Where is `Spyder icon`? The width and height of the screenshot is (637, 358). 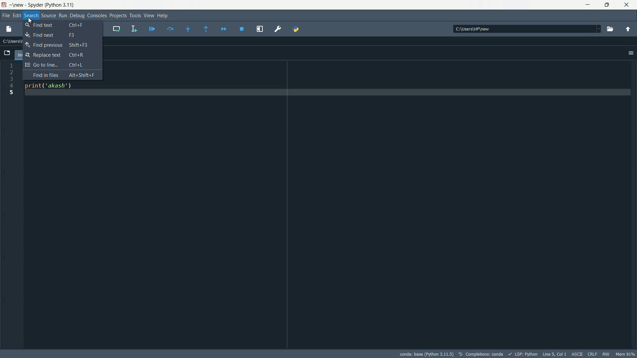 Spyder icon is located at coordinates (5, 5).